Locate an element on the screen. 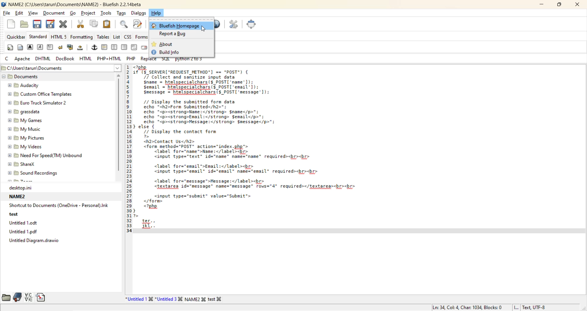 This screenshot has width=587, height=311. non breaking space is located at coordinates (83, 48).